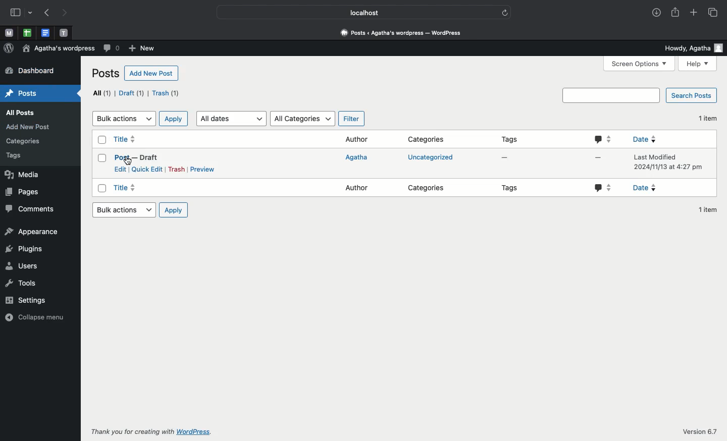 The height and width of the screenshot is (441, 727). I want to click on Help, so click(698, 64).